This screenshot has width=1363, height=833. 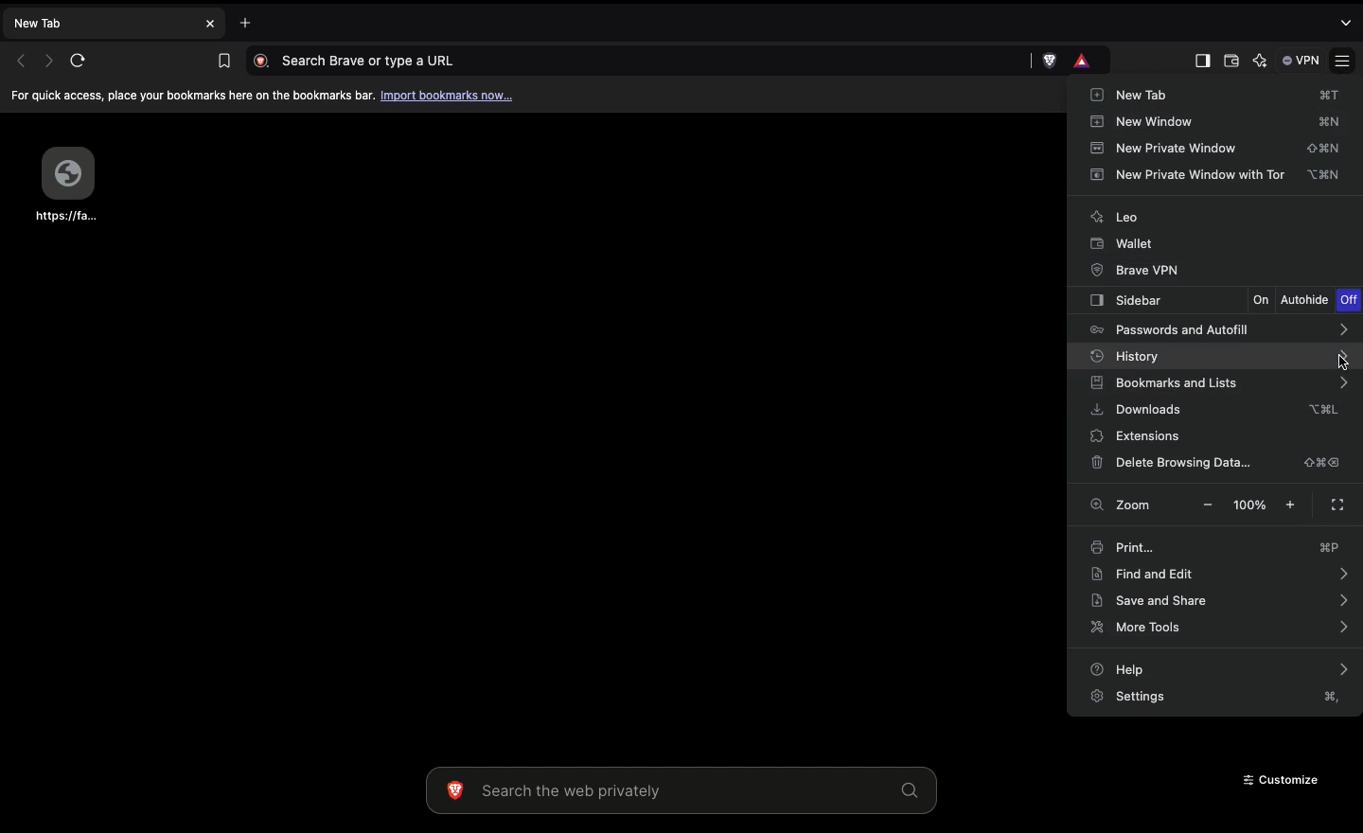 What do you see at coordinates (113, 26) in the screenshot?
I see `New tab` at bounding box center [113, 26].